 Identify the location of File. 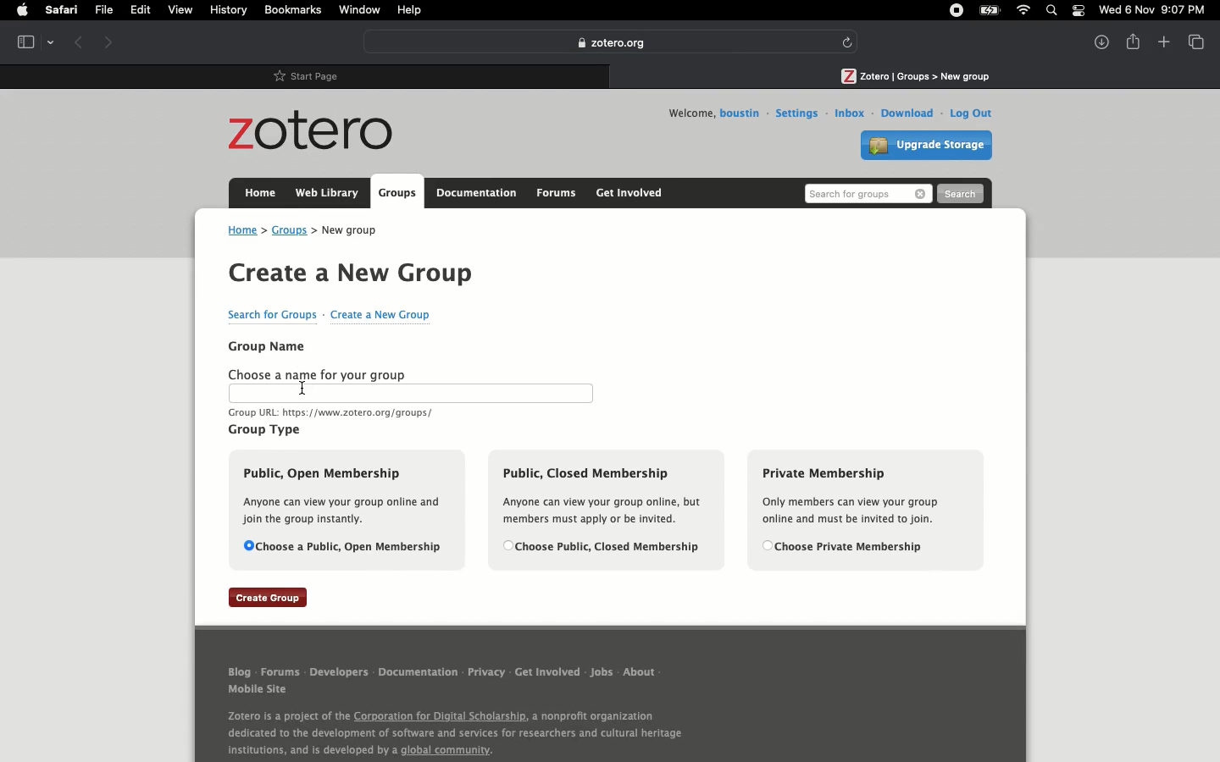
(107, 10).